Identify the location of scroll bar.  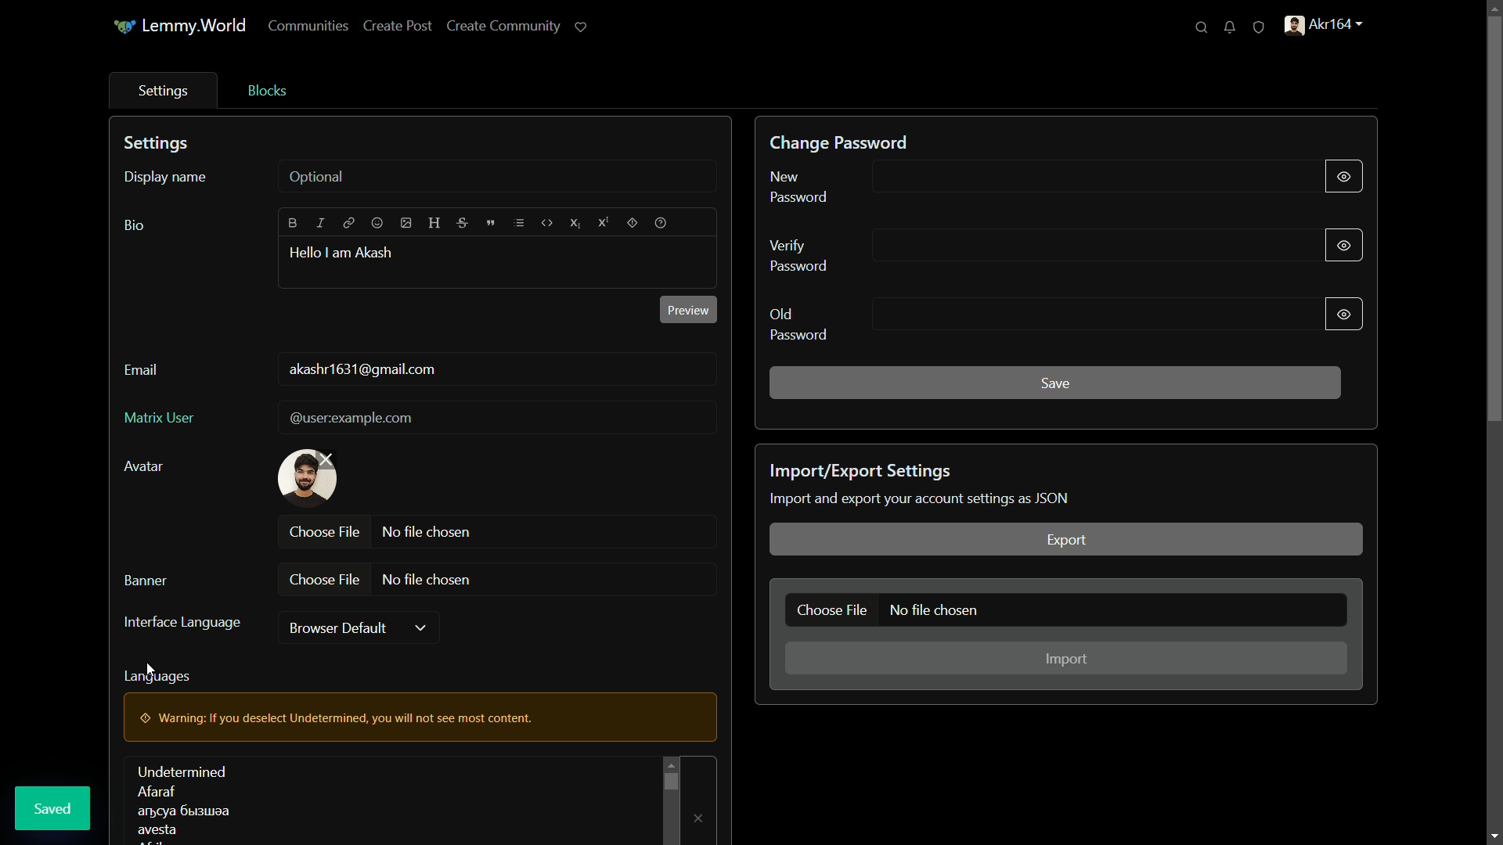
(1494, 218).